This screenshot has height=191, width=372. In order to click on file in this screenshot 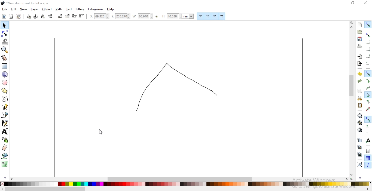, I will do `click(5, 9)`.